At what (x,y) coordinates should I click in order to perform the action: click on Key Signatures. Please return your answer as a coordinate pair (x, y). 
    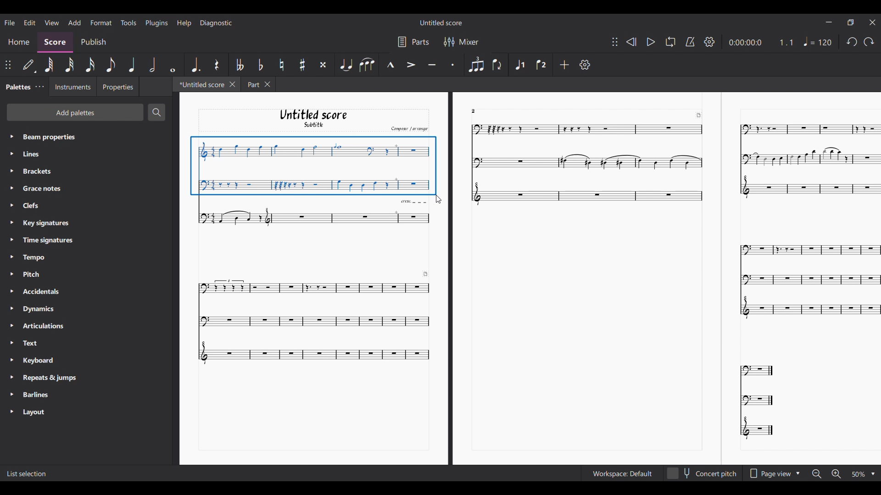
    Looking at the image, I should click on (46, 223).